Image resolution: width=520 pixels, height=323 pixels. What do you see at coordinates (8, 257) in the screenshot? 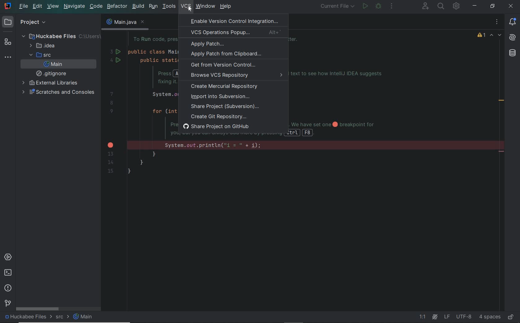
I see `services` at bounding box center [8, 257].